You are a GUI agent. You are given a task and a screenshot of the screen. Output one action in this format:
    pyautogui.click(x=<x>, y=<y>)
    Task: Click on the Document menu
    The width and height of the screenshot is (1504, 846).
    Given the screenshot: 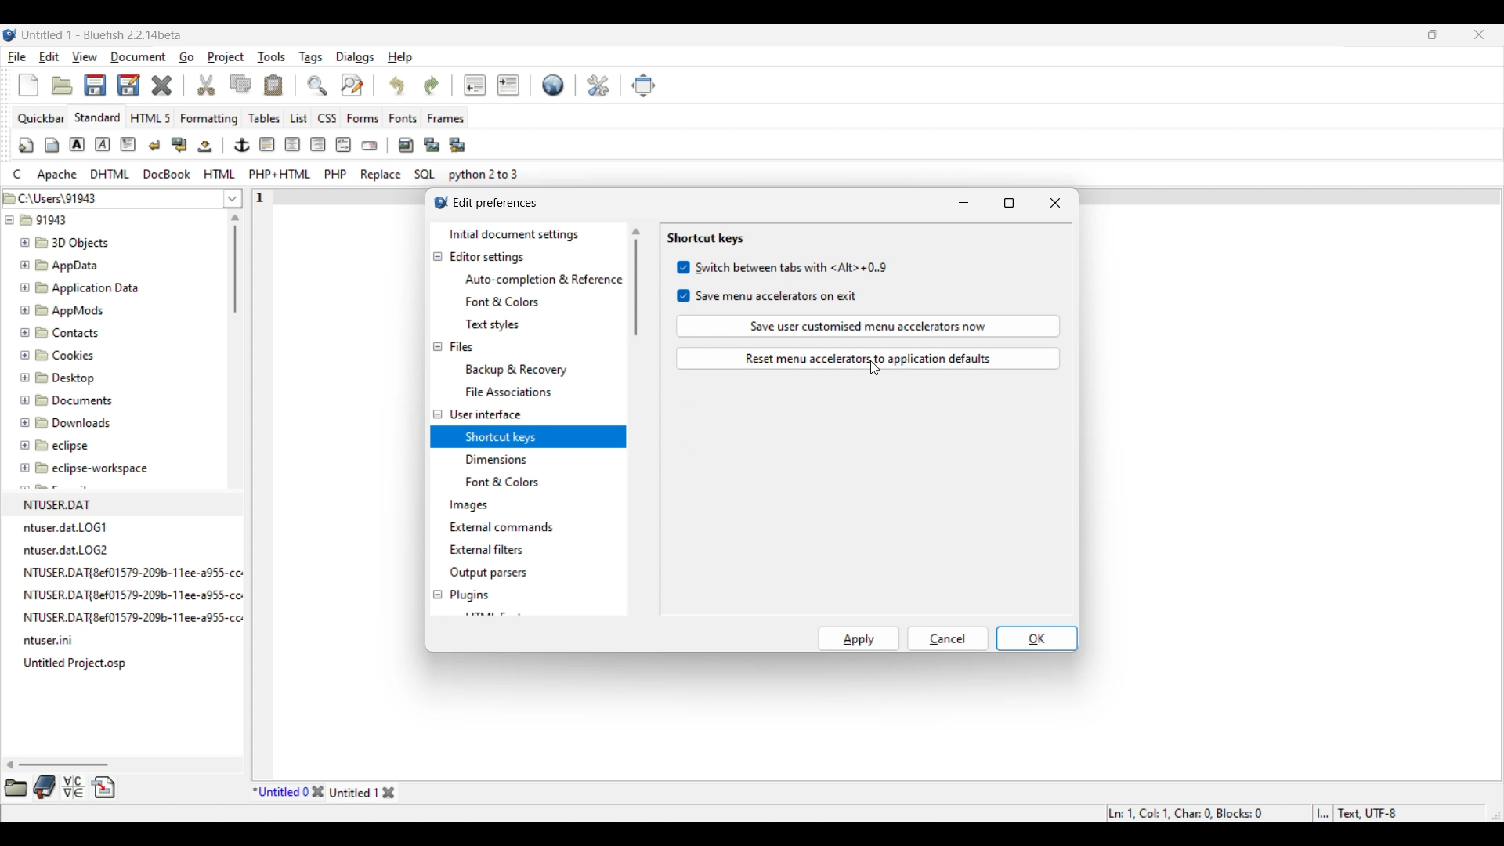 What is the action you would take?
    pyautogui.click(x=139, y=57)
    